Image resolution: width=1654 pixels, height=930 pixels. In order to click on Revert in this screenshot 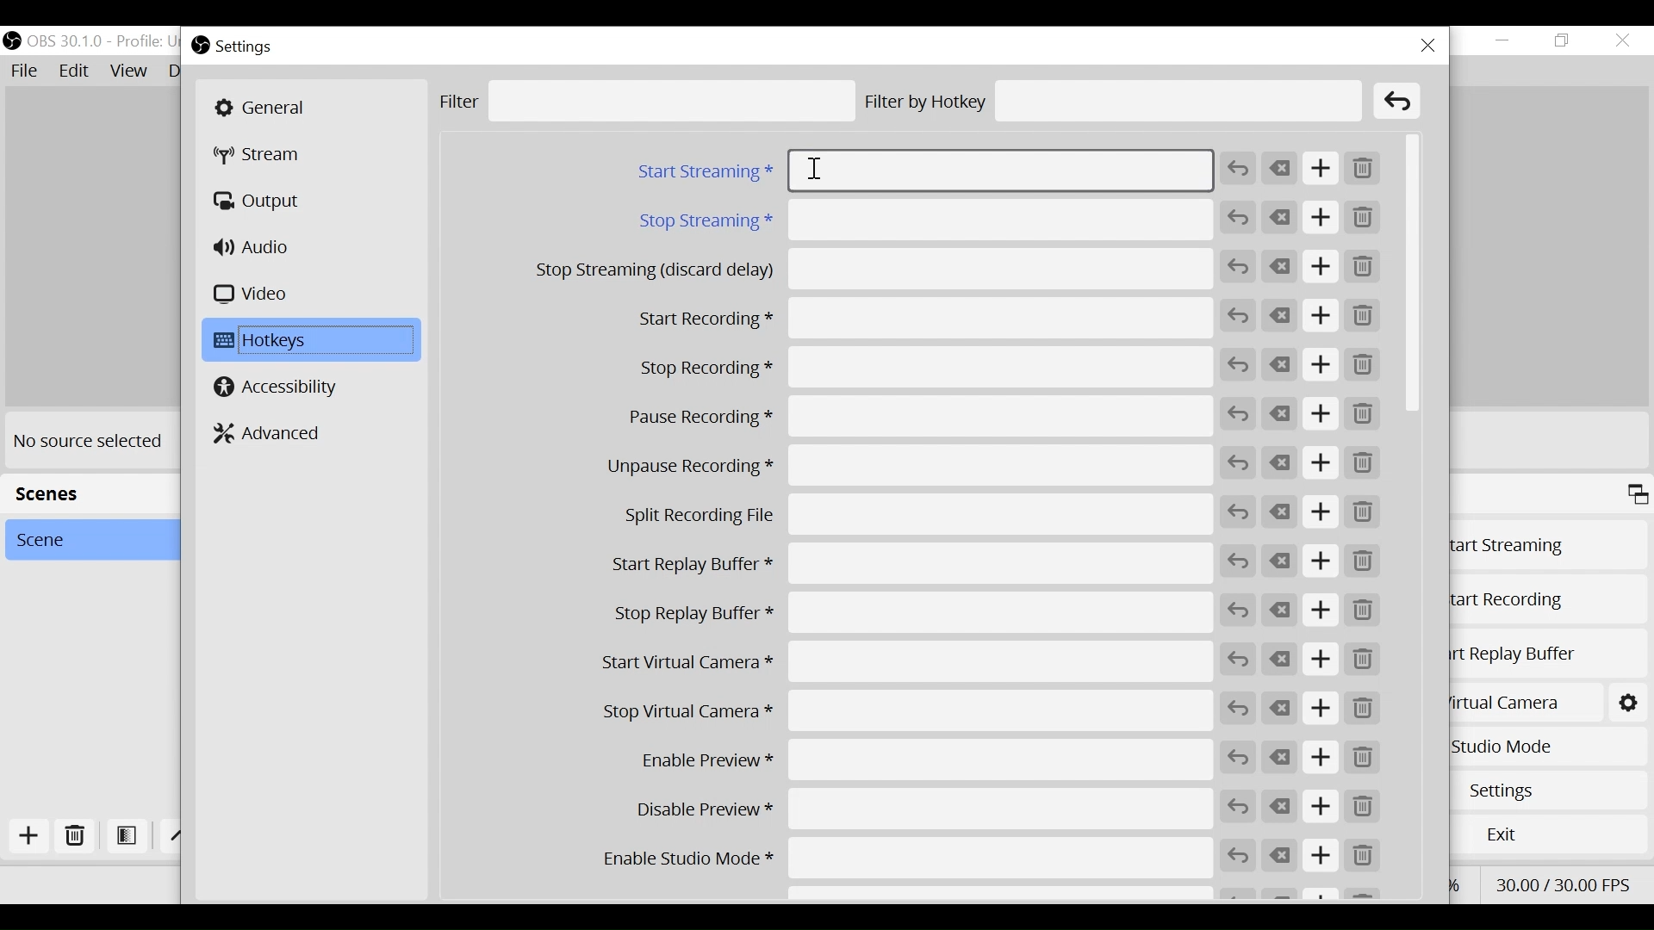, I will do `click(1238, 709)`.